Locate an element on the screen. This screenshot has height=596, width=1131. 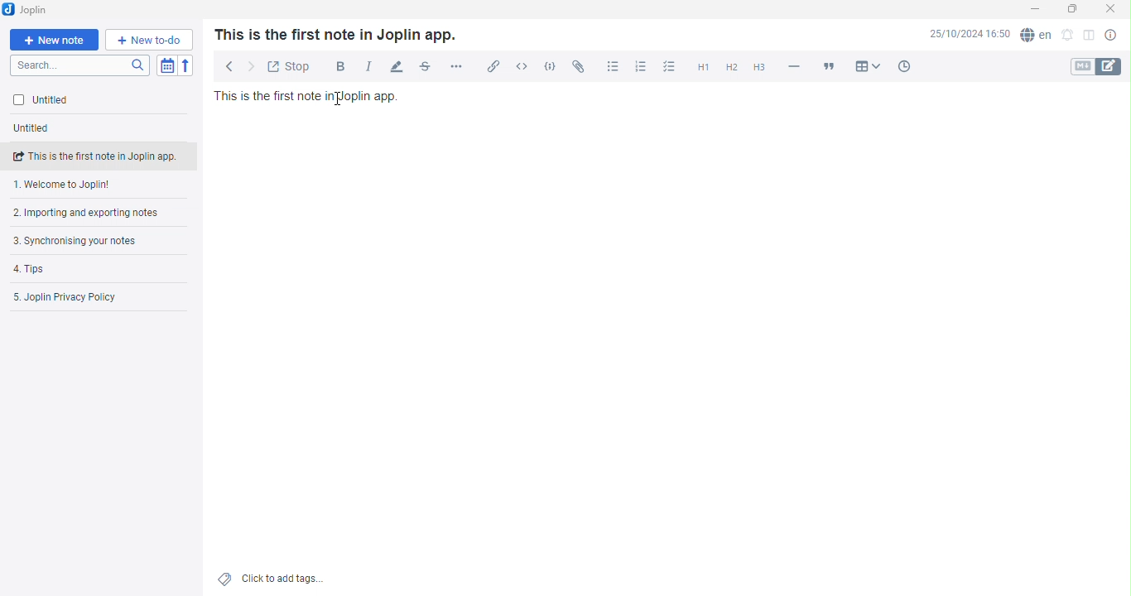
New to-do is located at coordinates (147, 40).